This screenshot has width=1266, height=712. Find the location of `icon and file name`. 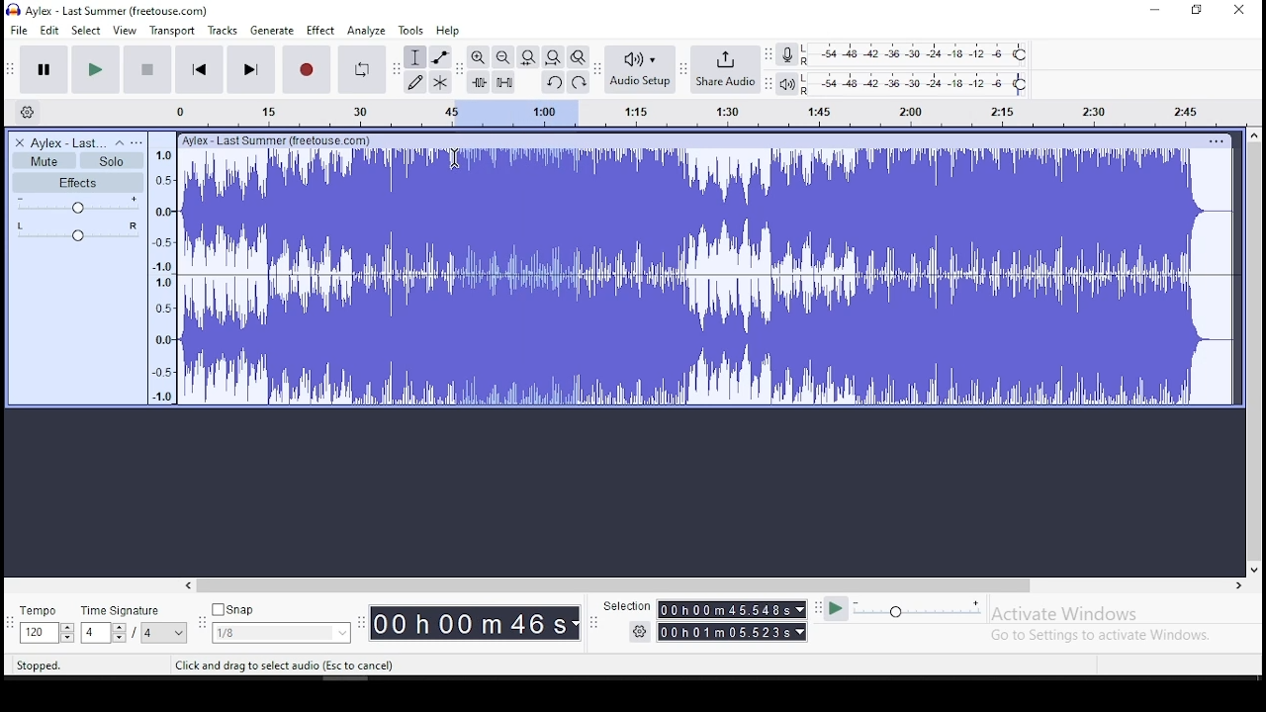

icon and file name is located at coordinates (109, 10).